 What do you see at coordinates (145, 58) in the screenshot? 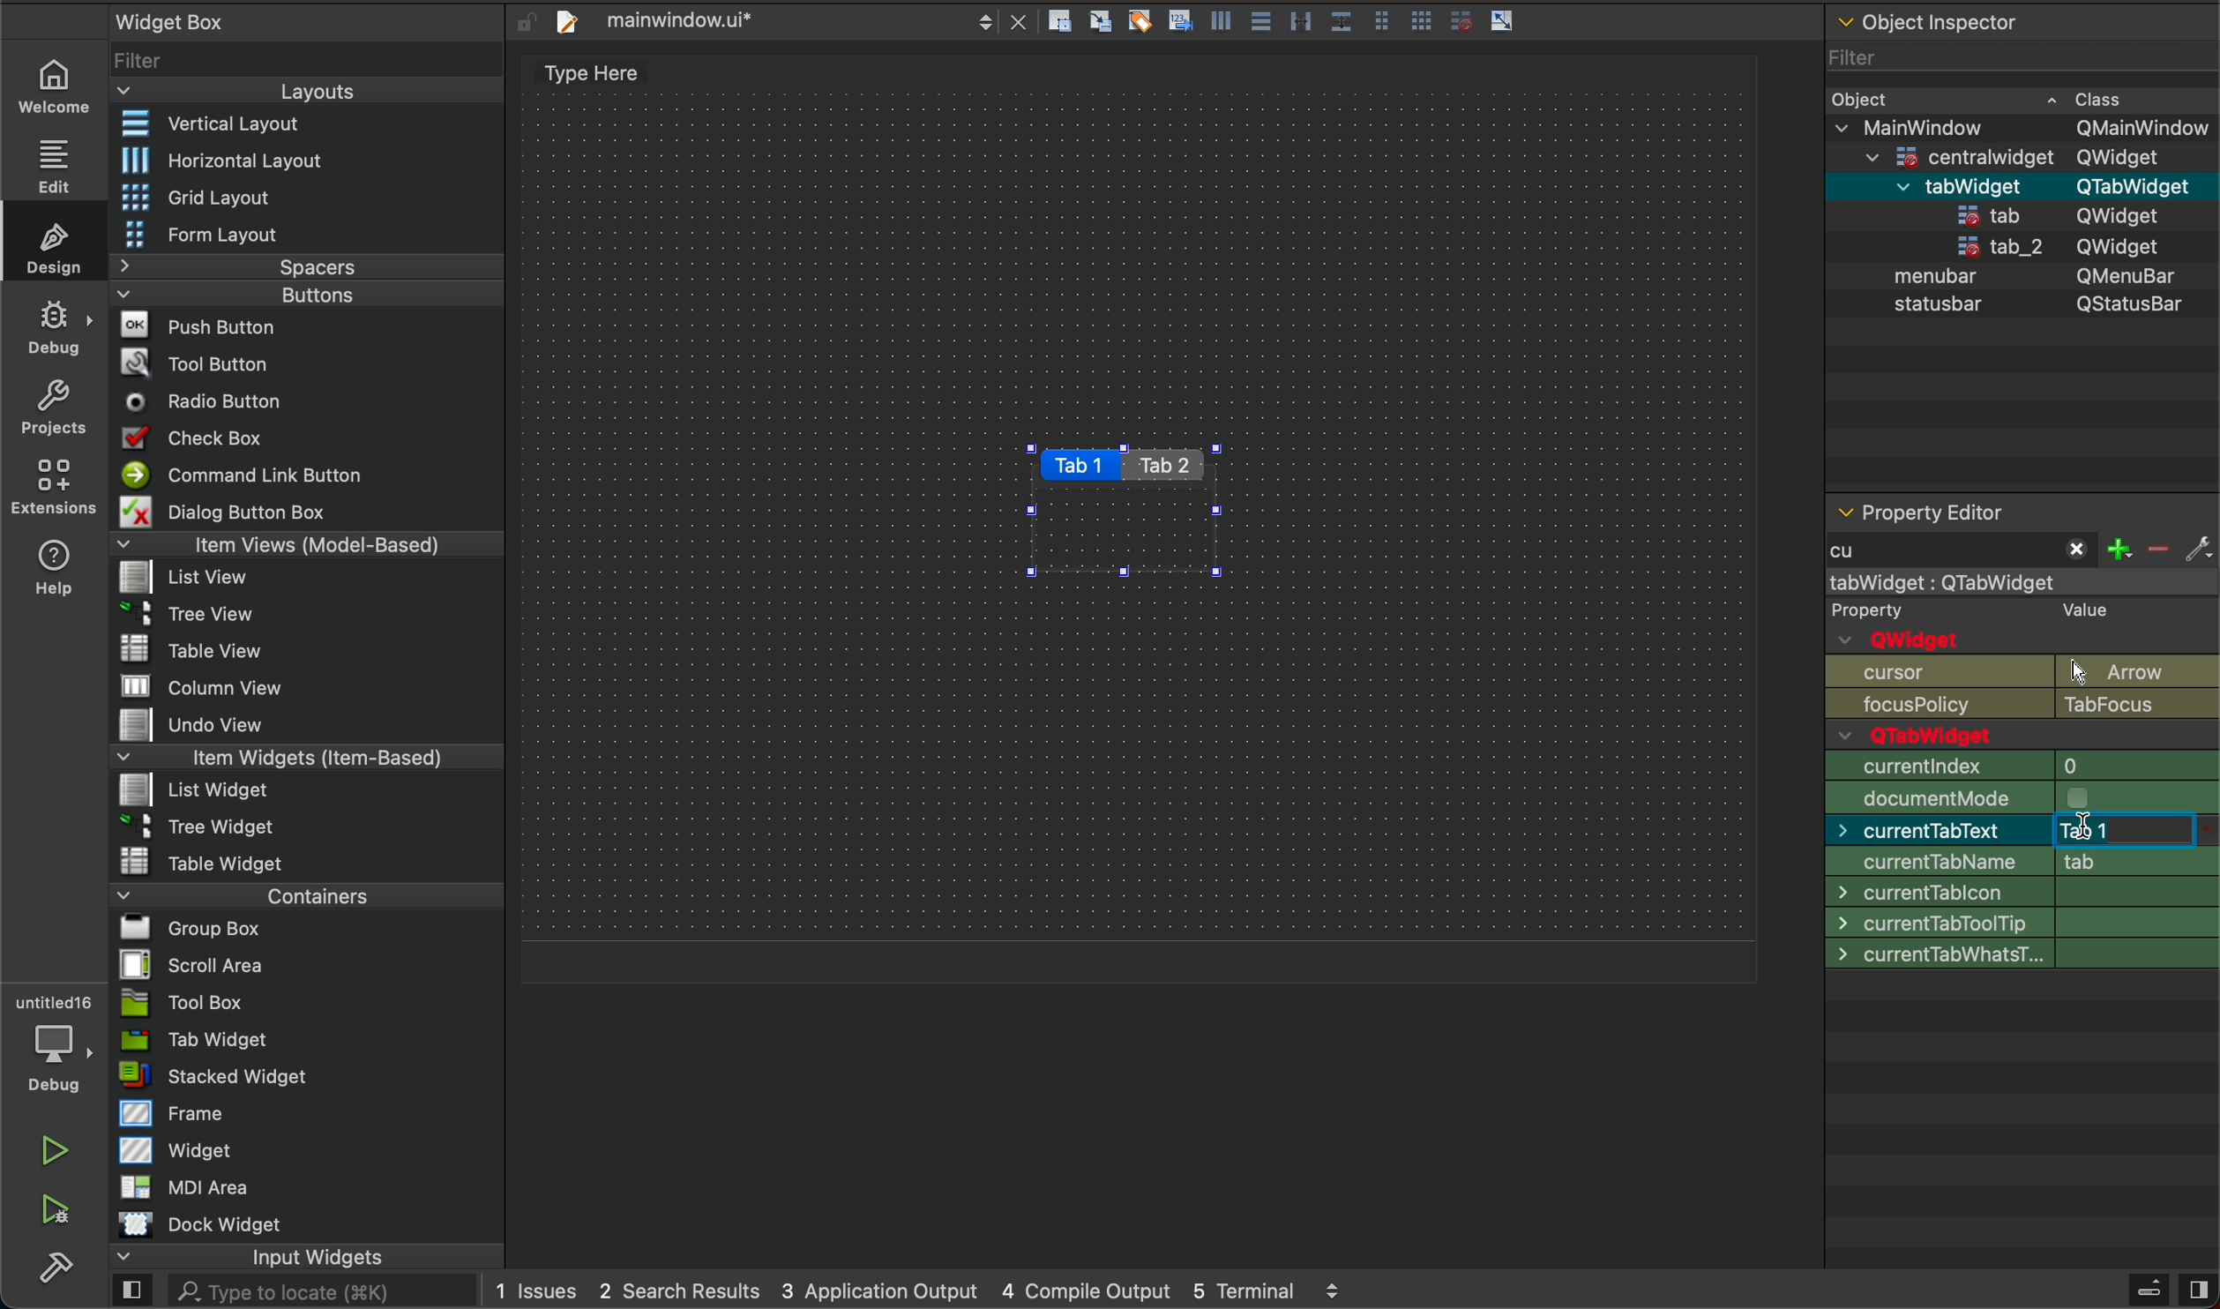
I see `Filter` at bounding box center [145, 58].